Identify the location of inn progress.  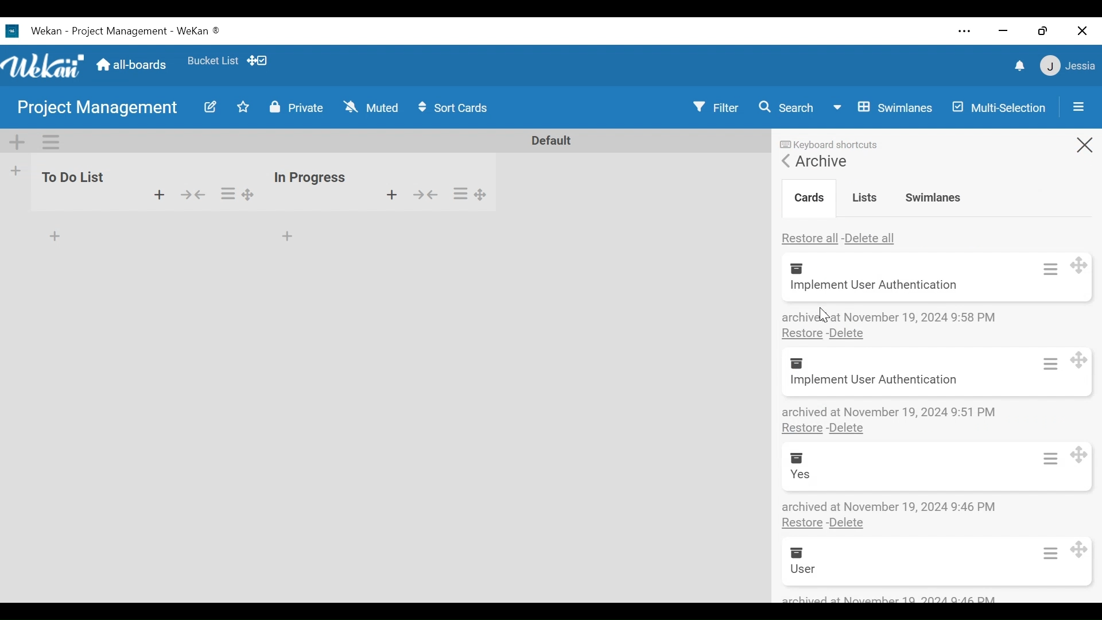
(311, 173).